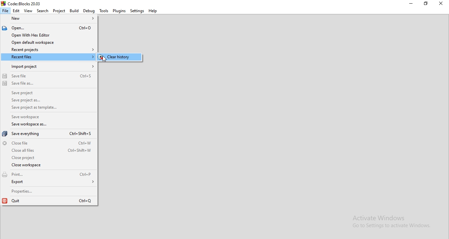 This screenshot has height=239, width=449. Describe the element at coordinates (50, 94) in the screenshot. I see `Save Project` at that location.